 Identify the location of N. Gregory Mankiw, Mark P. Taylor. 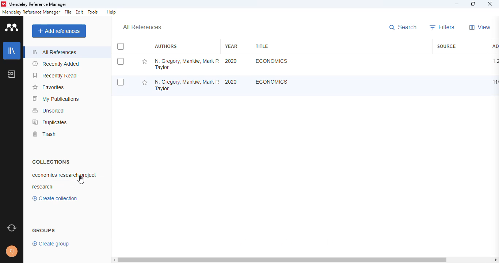
(187, 64).